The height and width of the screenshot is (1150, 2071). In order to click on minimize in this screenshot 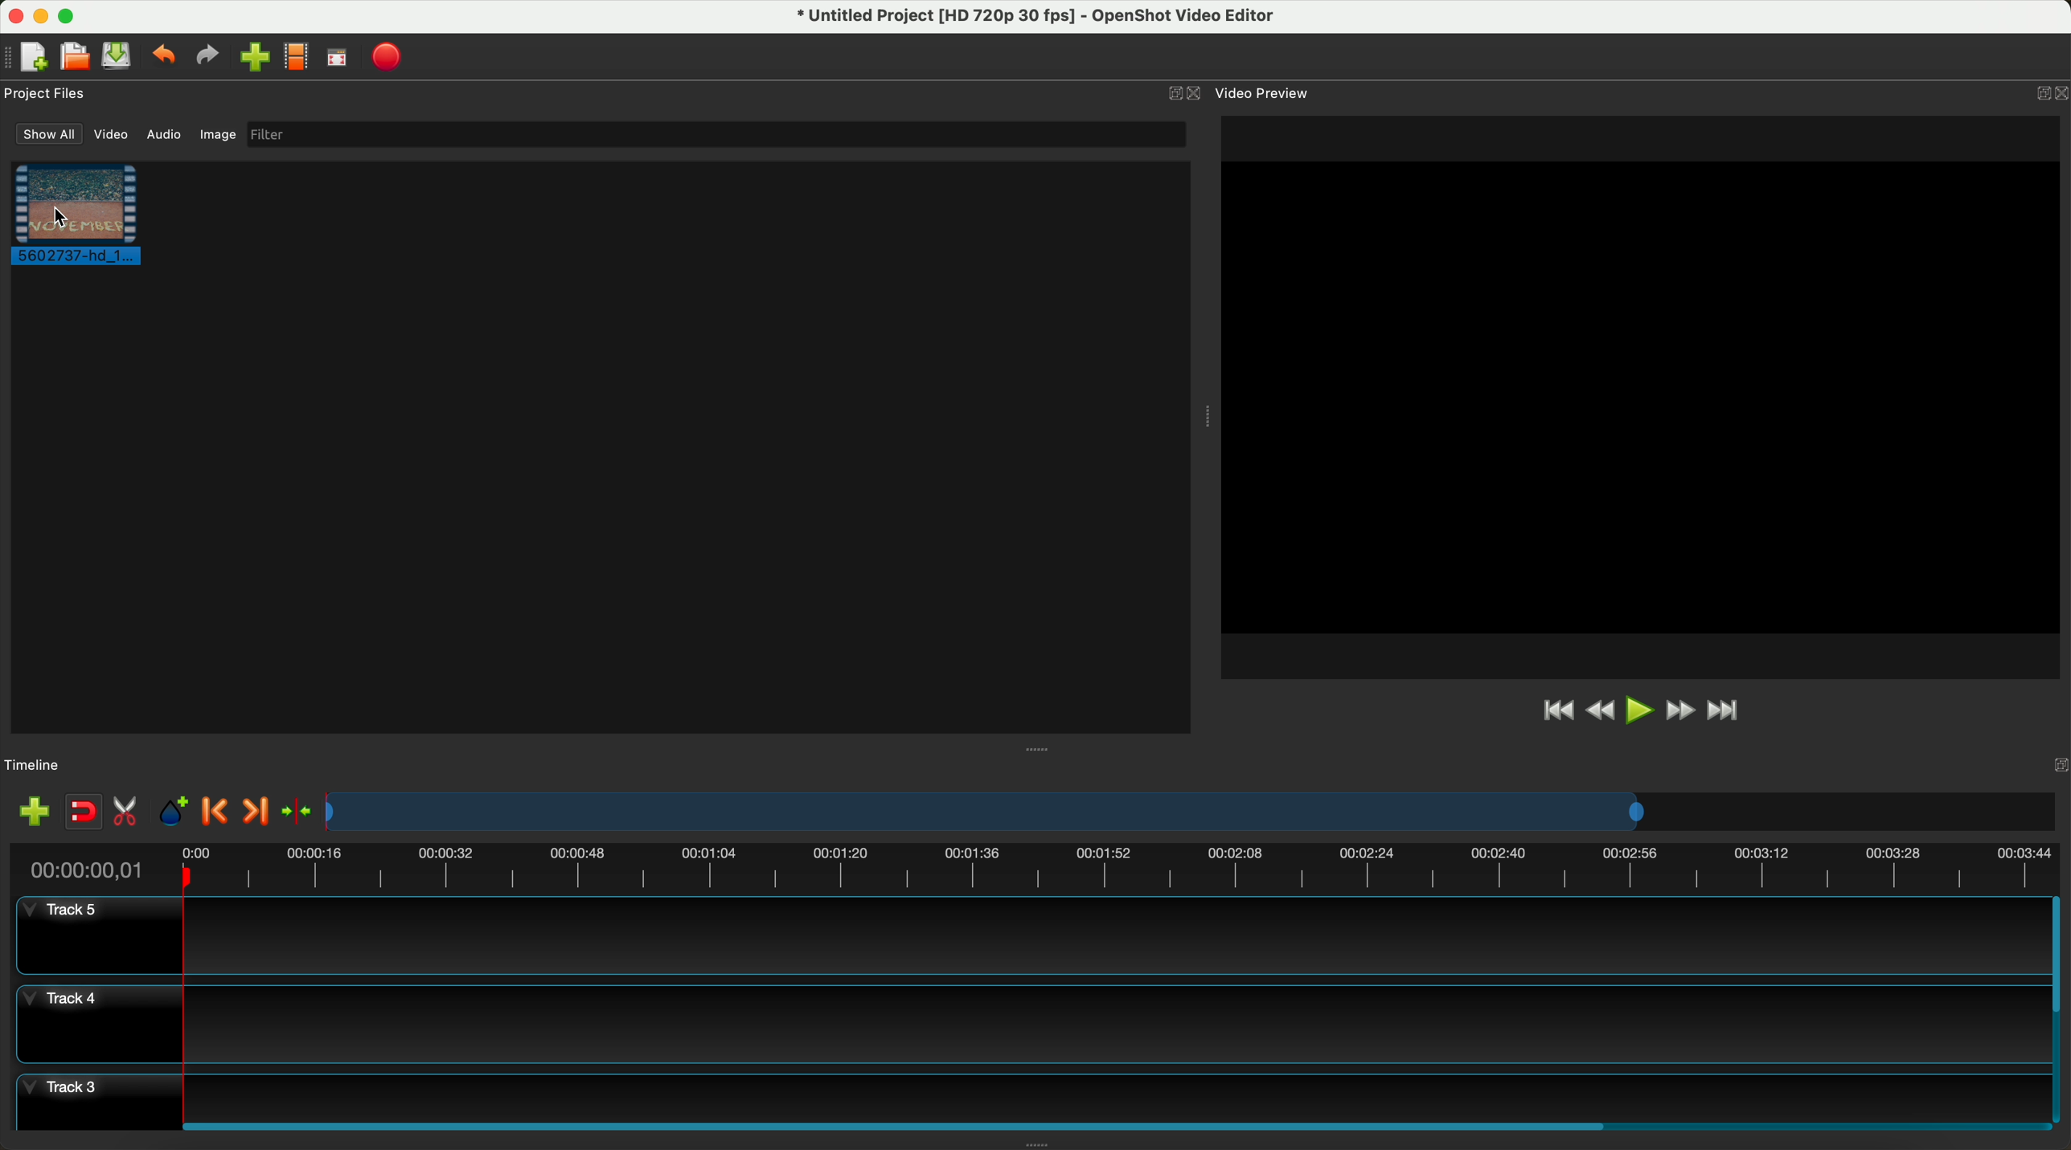, I will do `click(43, 16)`.